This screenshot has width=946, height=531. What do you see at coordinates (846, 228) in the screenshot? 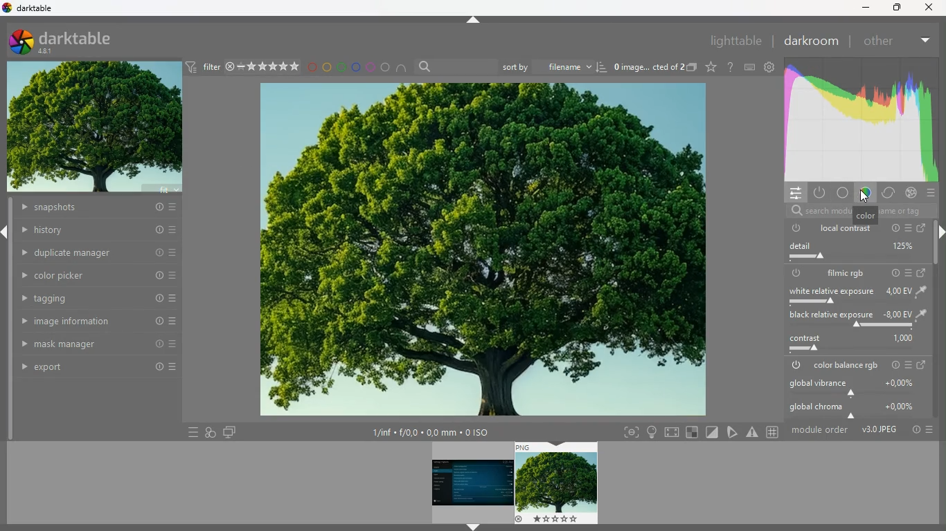
I see `local contrast` at bounding box center [846, 228].